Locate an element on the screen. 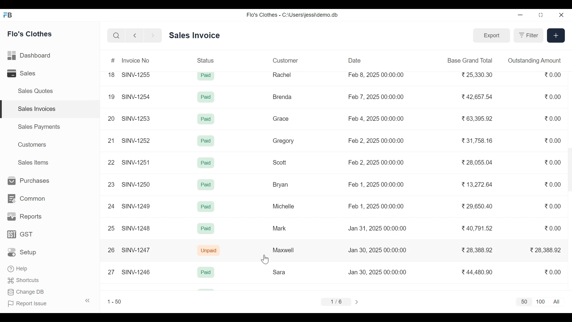  27 is located at coordinates (111, 271).